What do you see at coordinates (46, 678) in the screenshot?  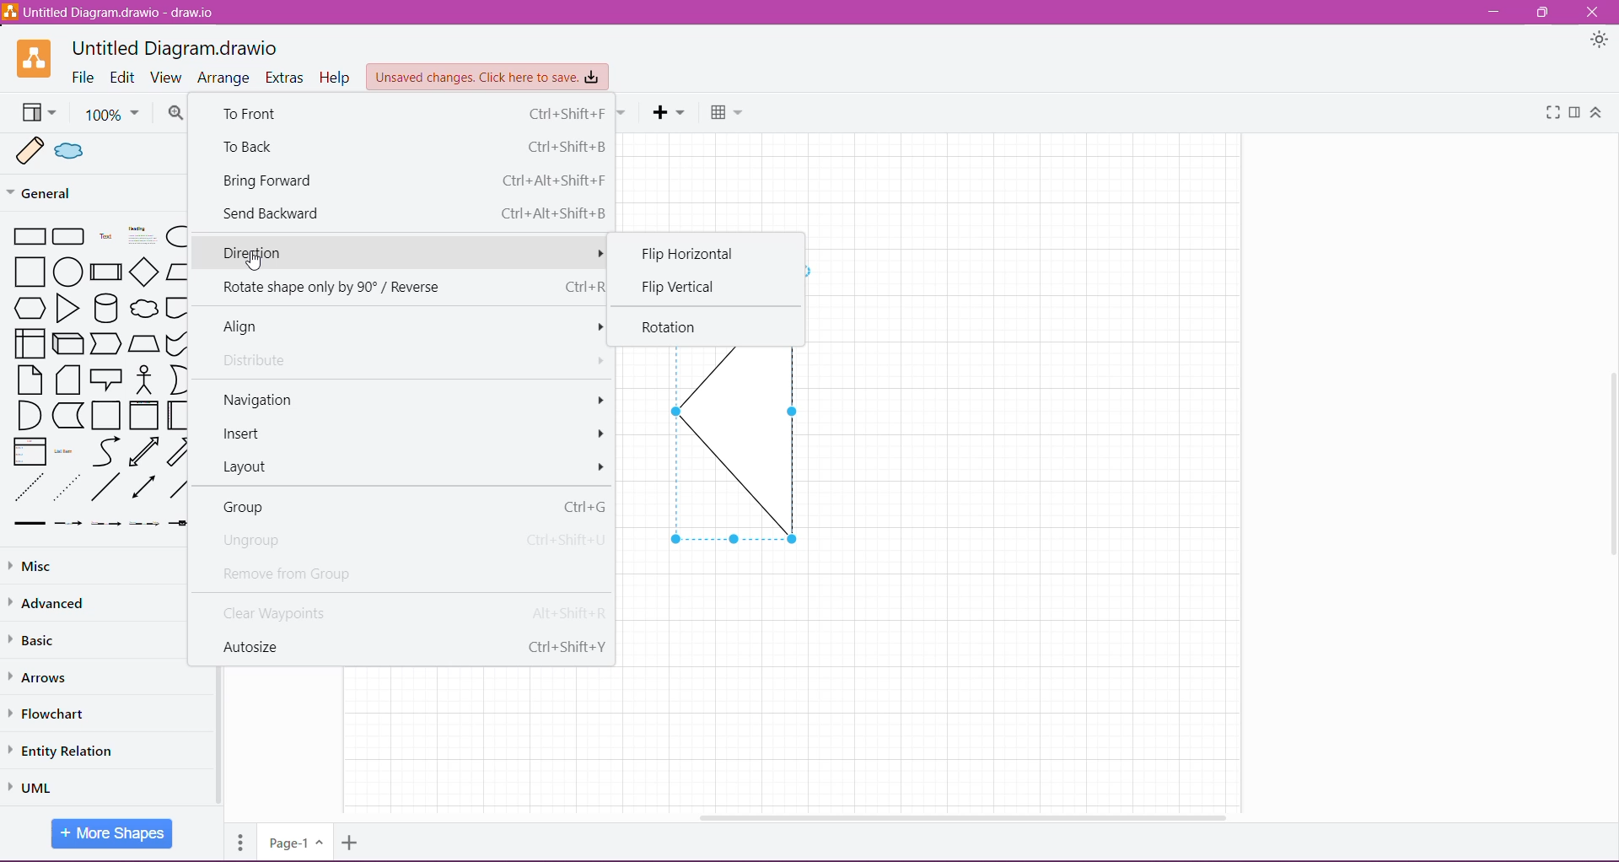 I see `Arrows` at bounding box center [46, 678].